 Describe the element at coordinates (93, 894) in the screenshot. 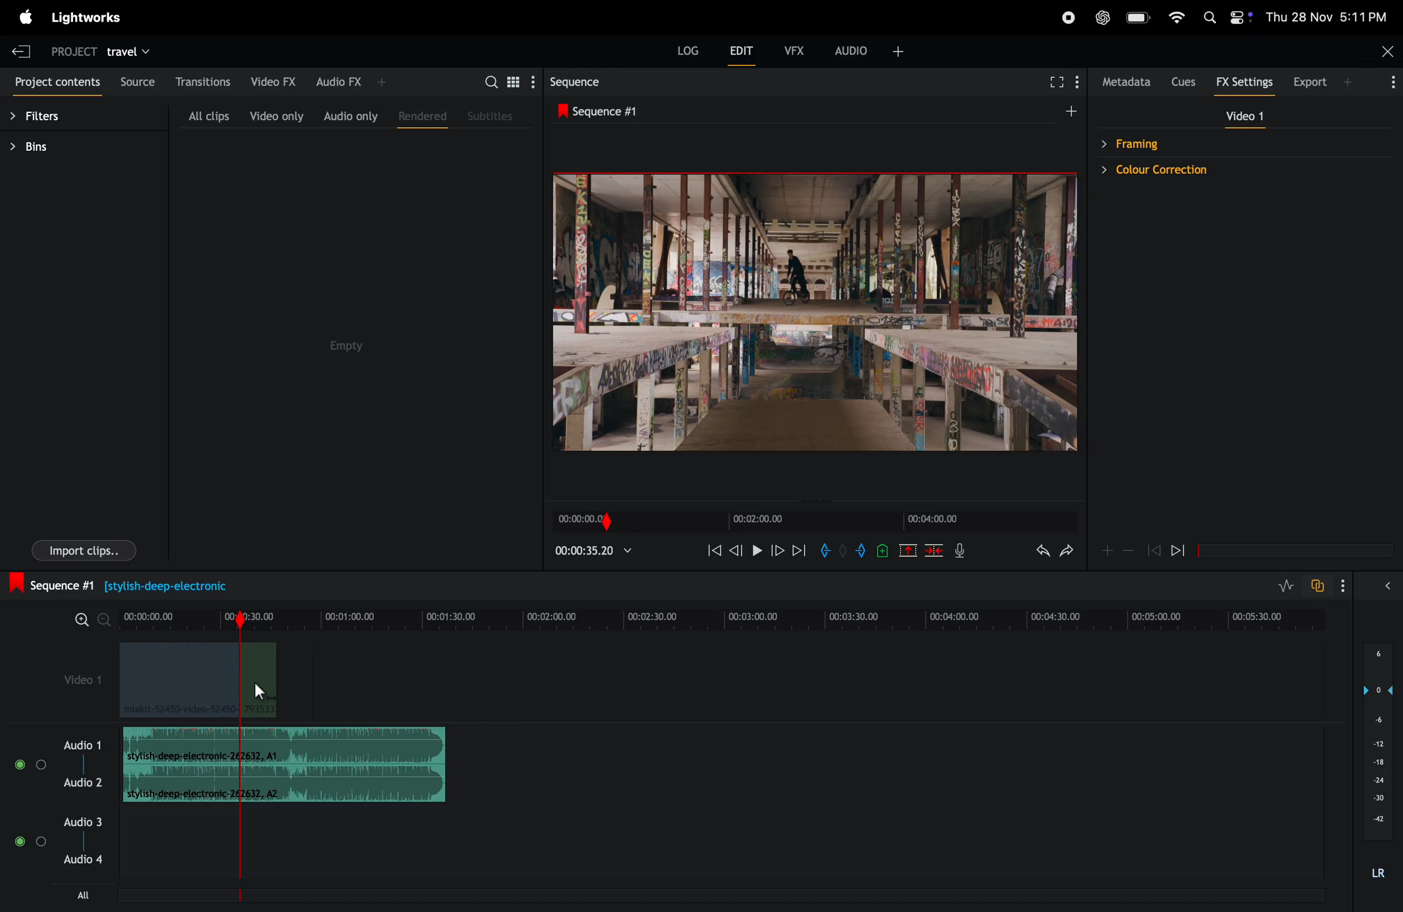

I see `All` at that location.